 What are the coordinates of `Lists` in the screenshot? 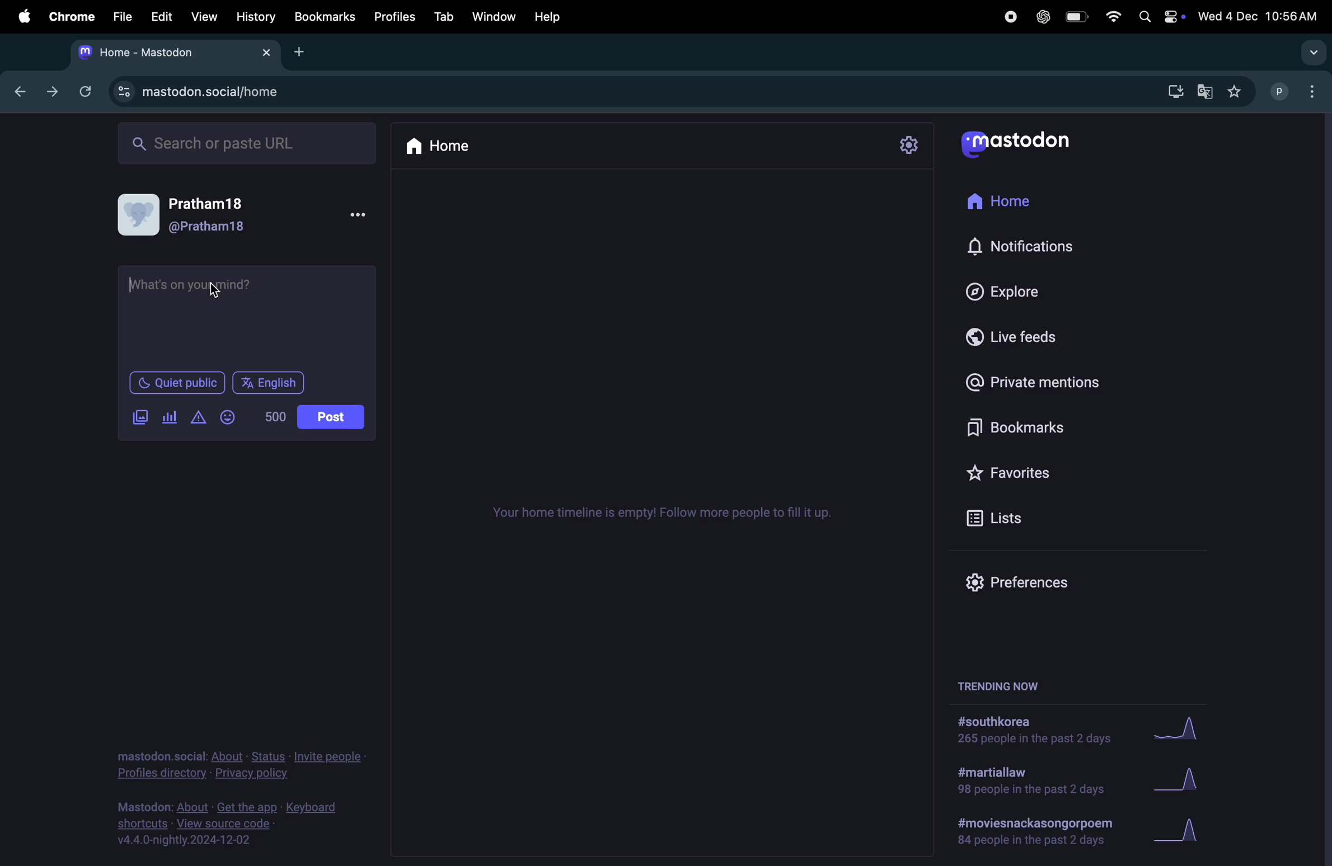 It's located at (1015, 517).